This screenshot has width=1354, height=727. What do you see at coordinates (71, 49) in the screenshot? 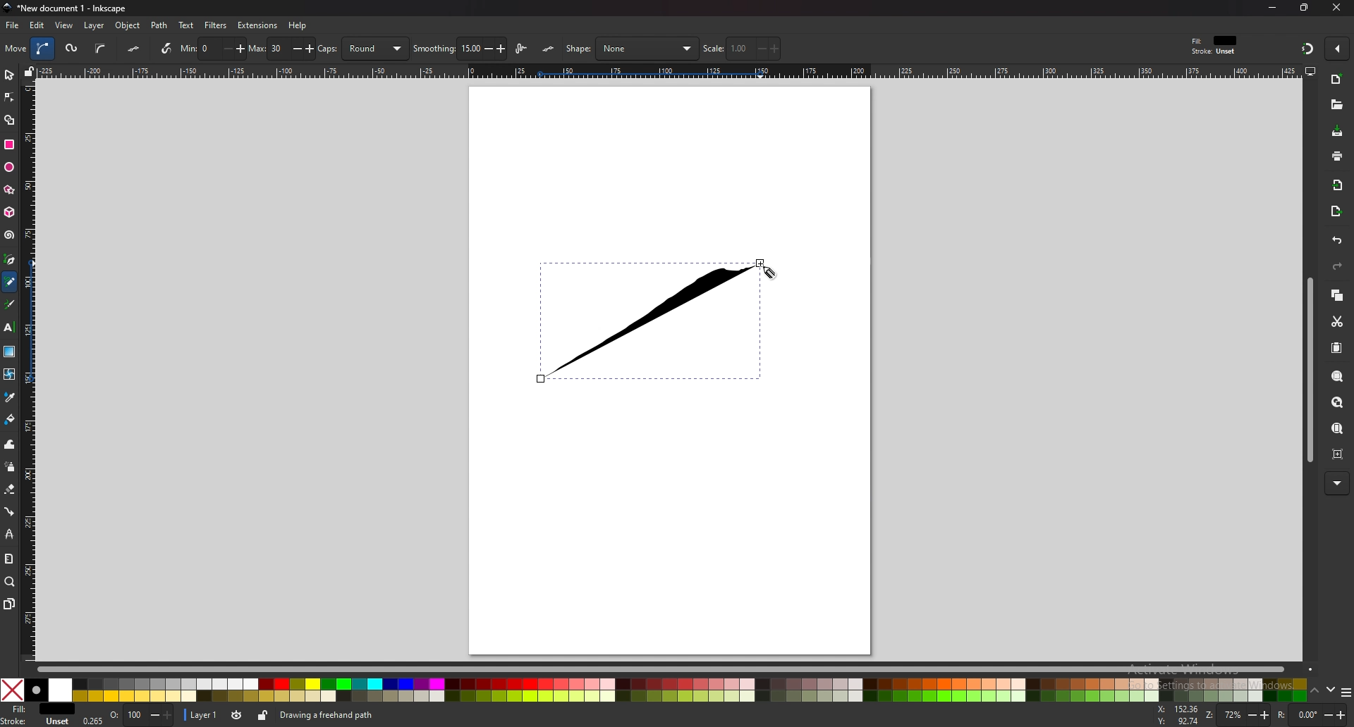
I see `spiro path` at bounding box center [71, 49].